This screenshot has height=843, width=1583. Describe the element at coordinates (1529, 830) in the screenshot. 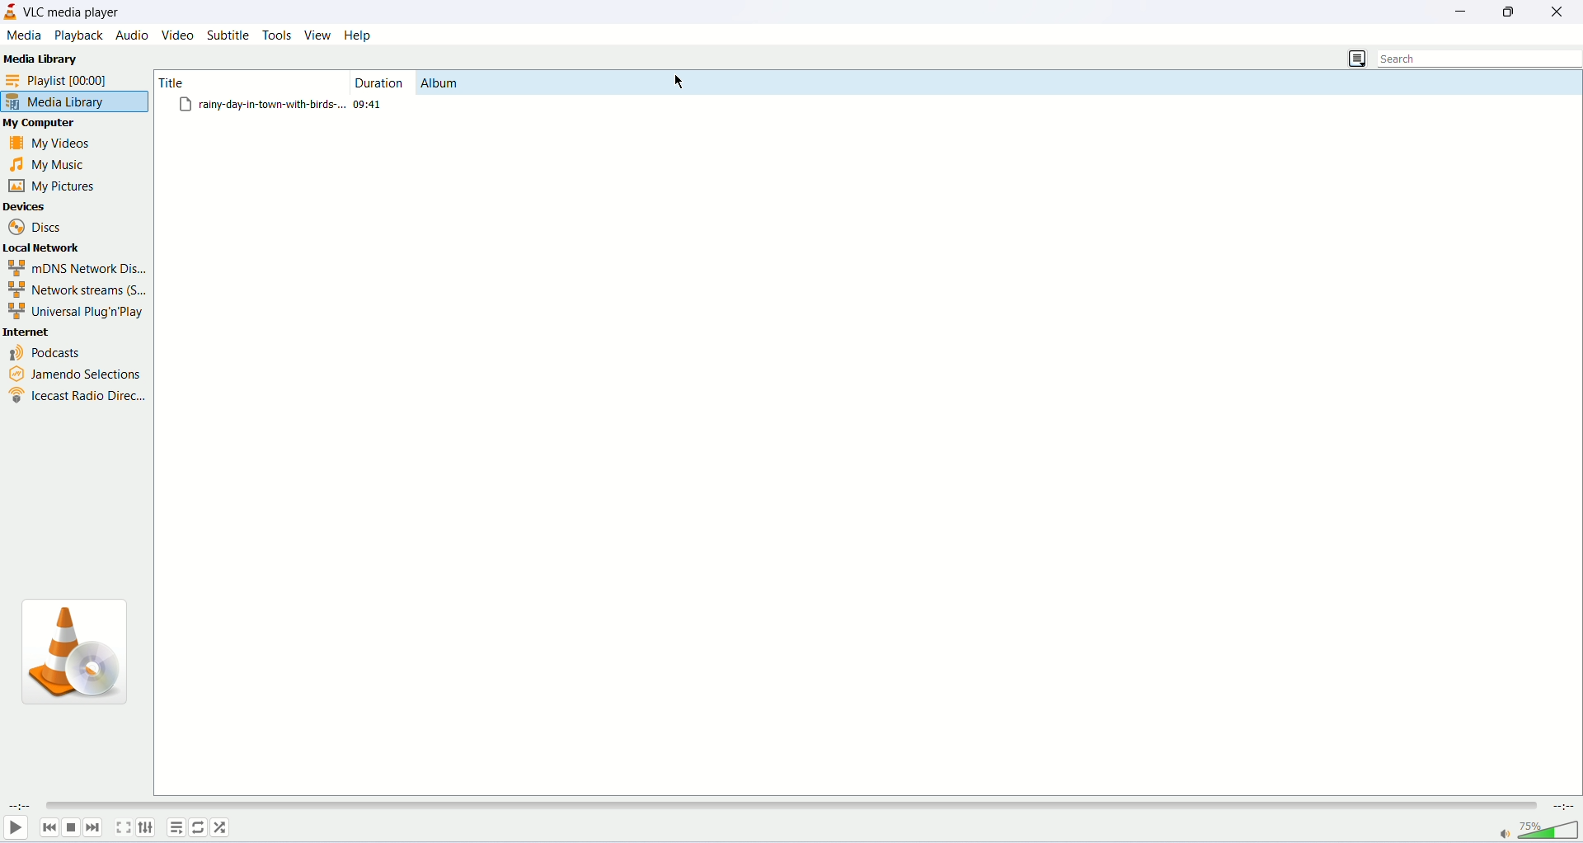

I see `volume bar` at that location.